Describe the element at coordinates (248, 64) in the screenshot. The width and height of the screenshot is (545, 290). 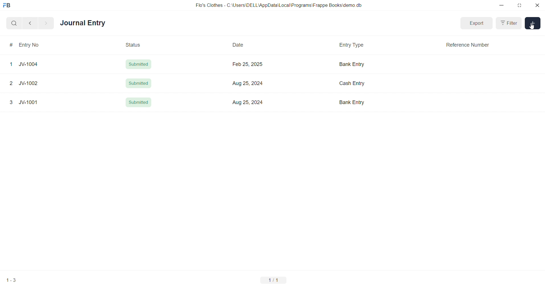
I see `Feb 25, 2025` at that location.